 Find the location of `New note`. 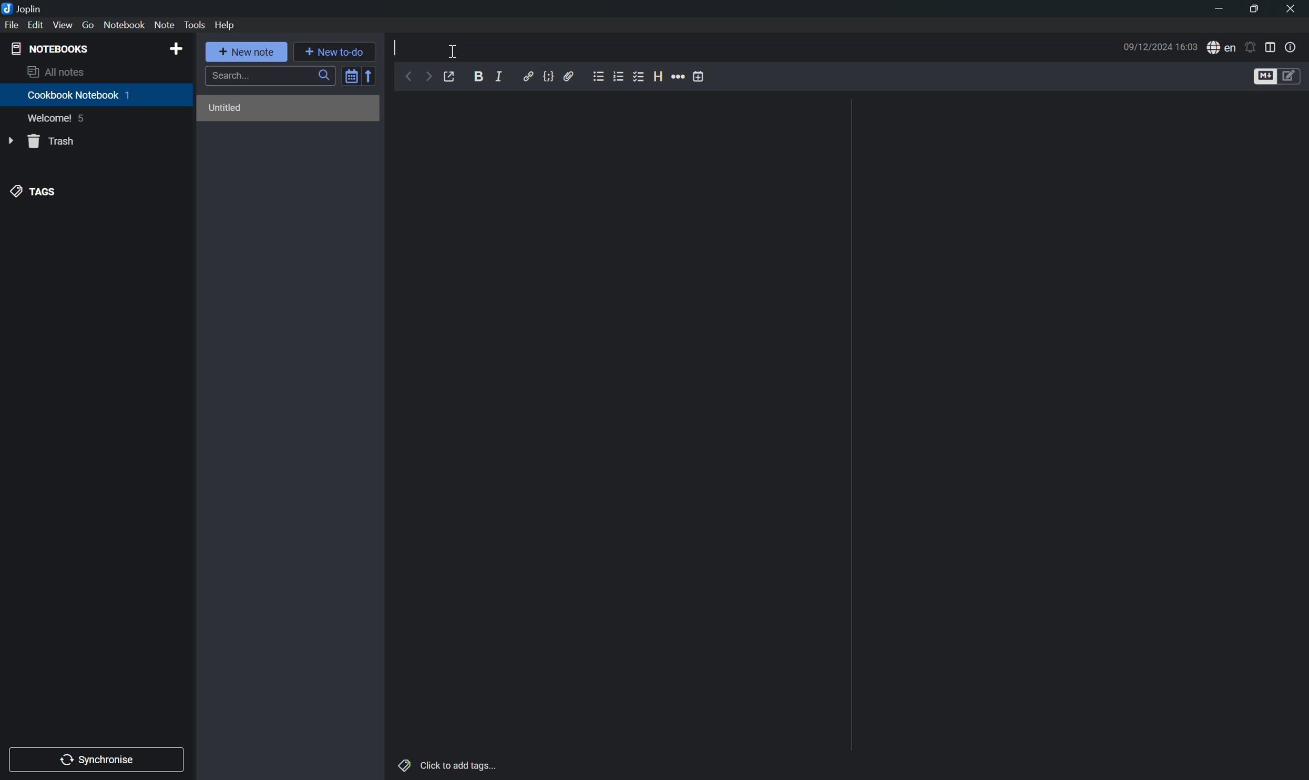

New note is located at coordinates (247, 50).